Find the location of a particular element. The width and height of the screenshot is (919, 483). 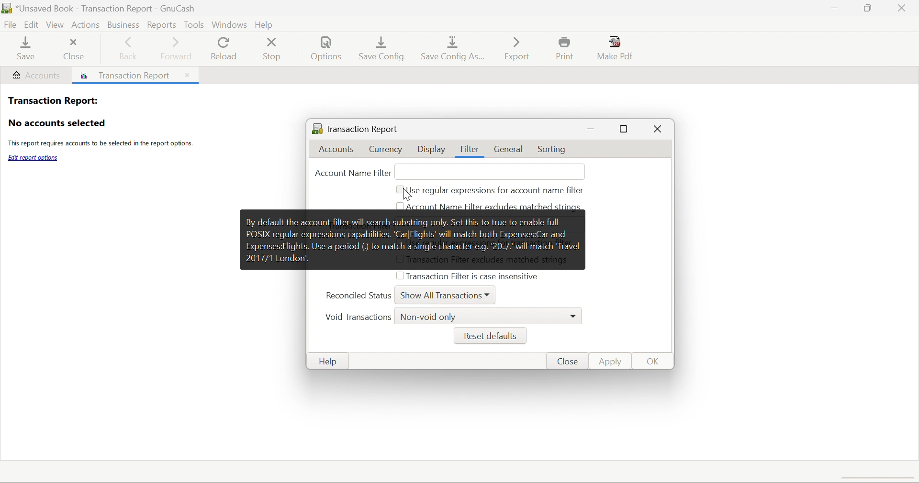

Edit is located at coordinates (33, 25).